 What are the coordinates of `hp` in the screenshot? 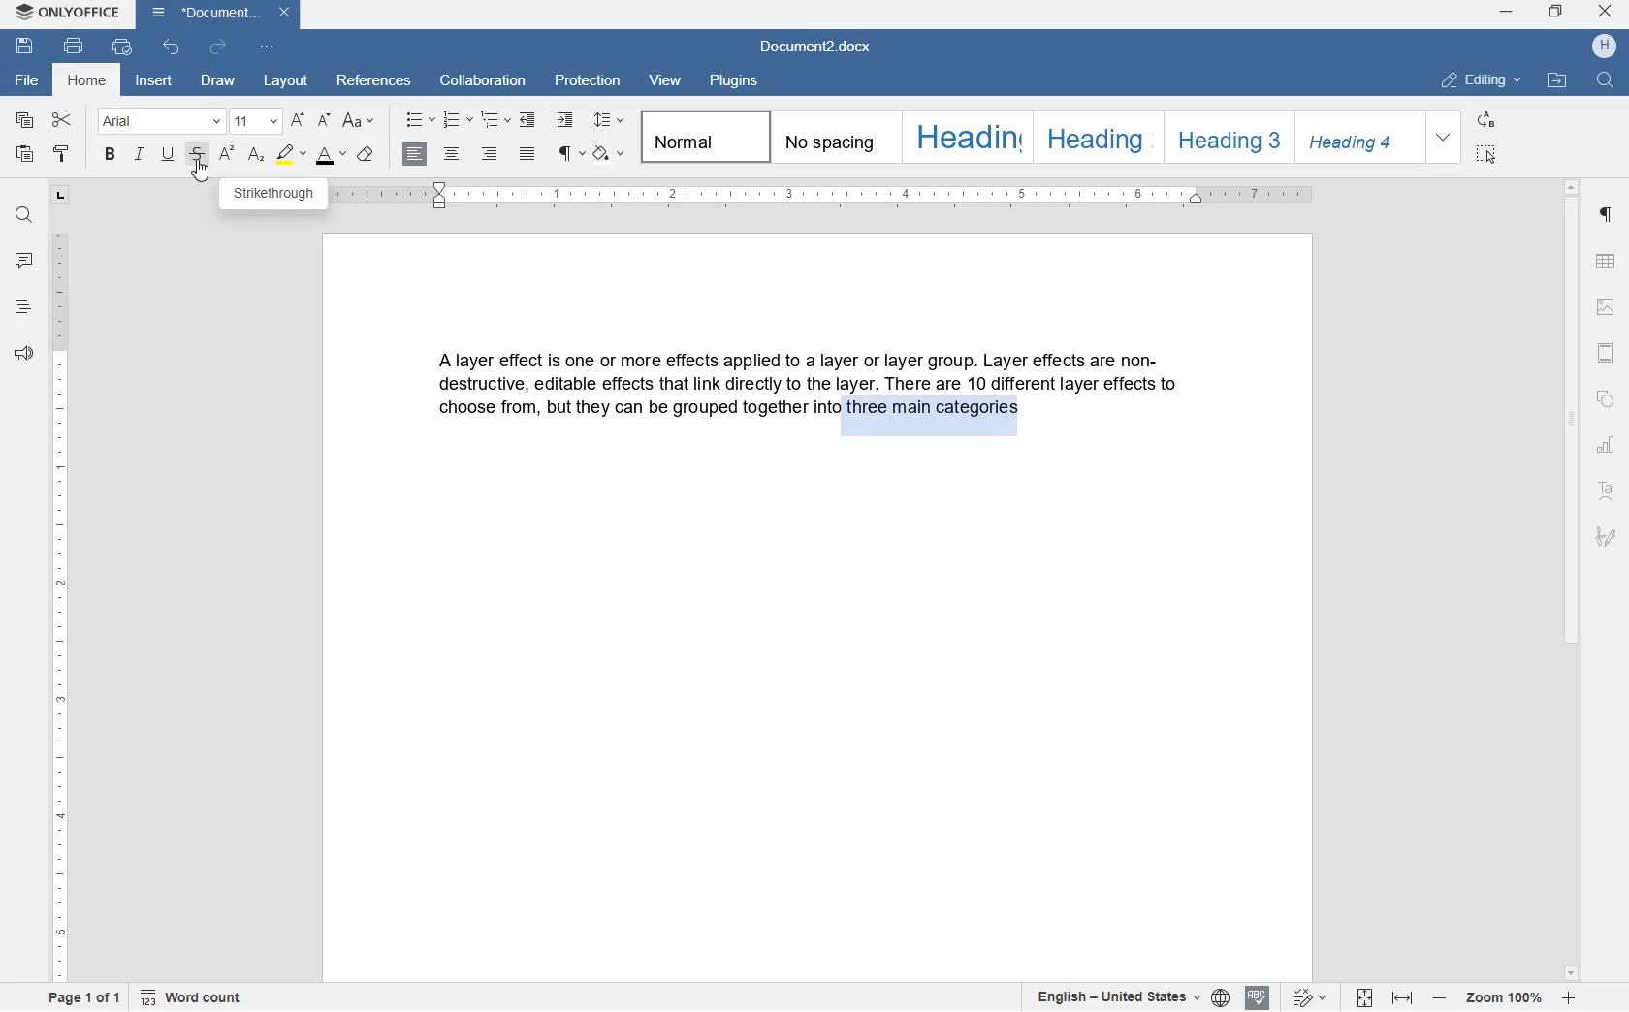 It's located at (1607, 47).